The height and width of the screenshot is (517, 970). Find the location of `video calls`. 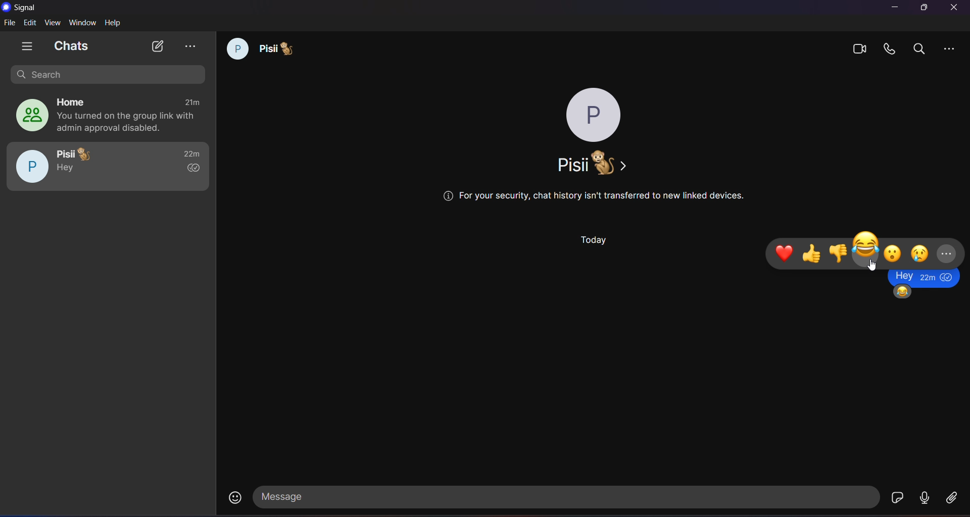

video calls is located at coordinates (859, 47).